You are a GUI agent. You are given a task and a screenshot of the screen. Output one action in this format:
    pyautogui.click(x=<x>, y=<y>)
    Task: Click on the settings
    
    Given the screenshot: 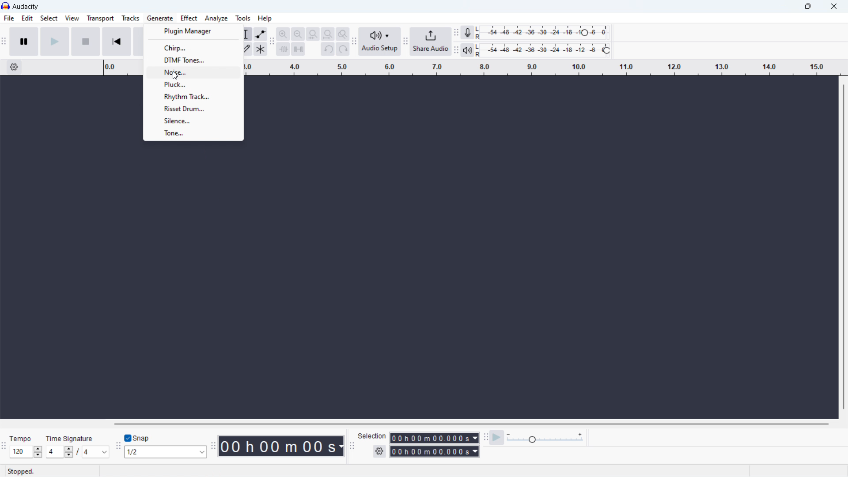 What is the action you would take?
    pyautogui.click(x=379, y=452)
    